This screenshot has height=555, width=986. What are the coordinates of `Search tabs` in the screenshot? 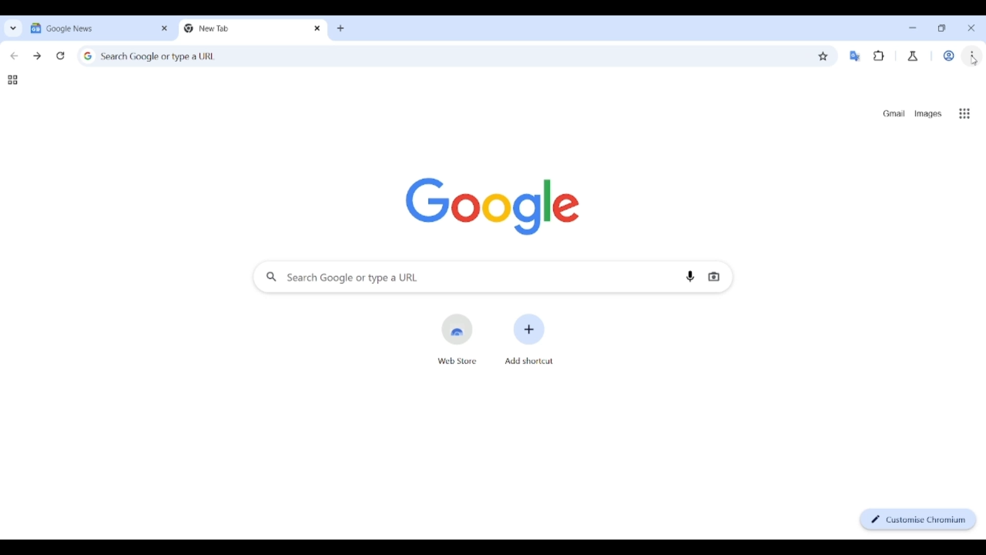 It's located at (13, 28).